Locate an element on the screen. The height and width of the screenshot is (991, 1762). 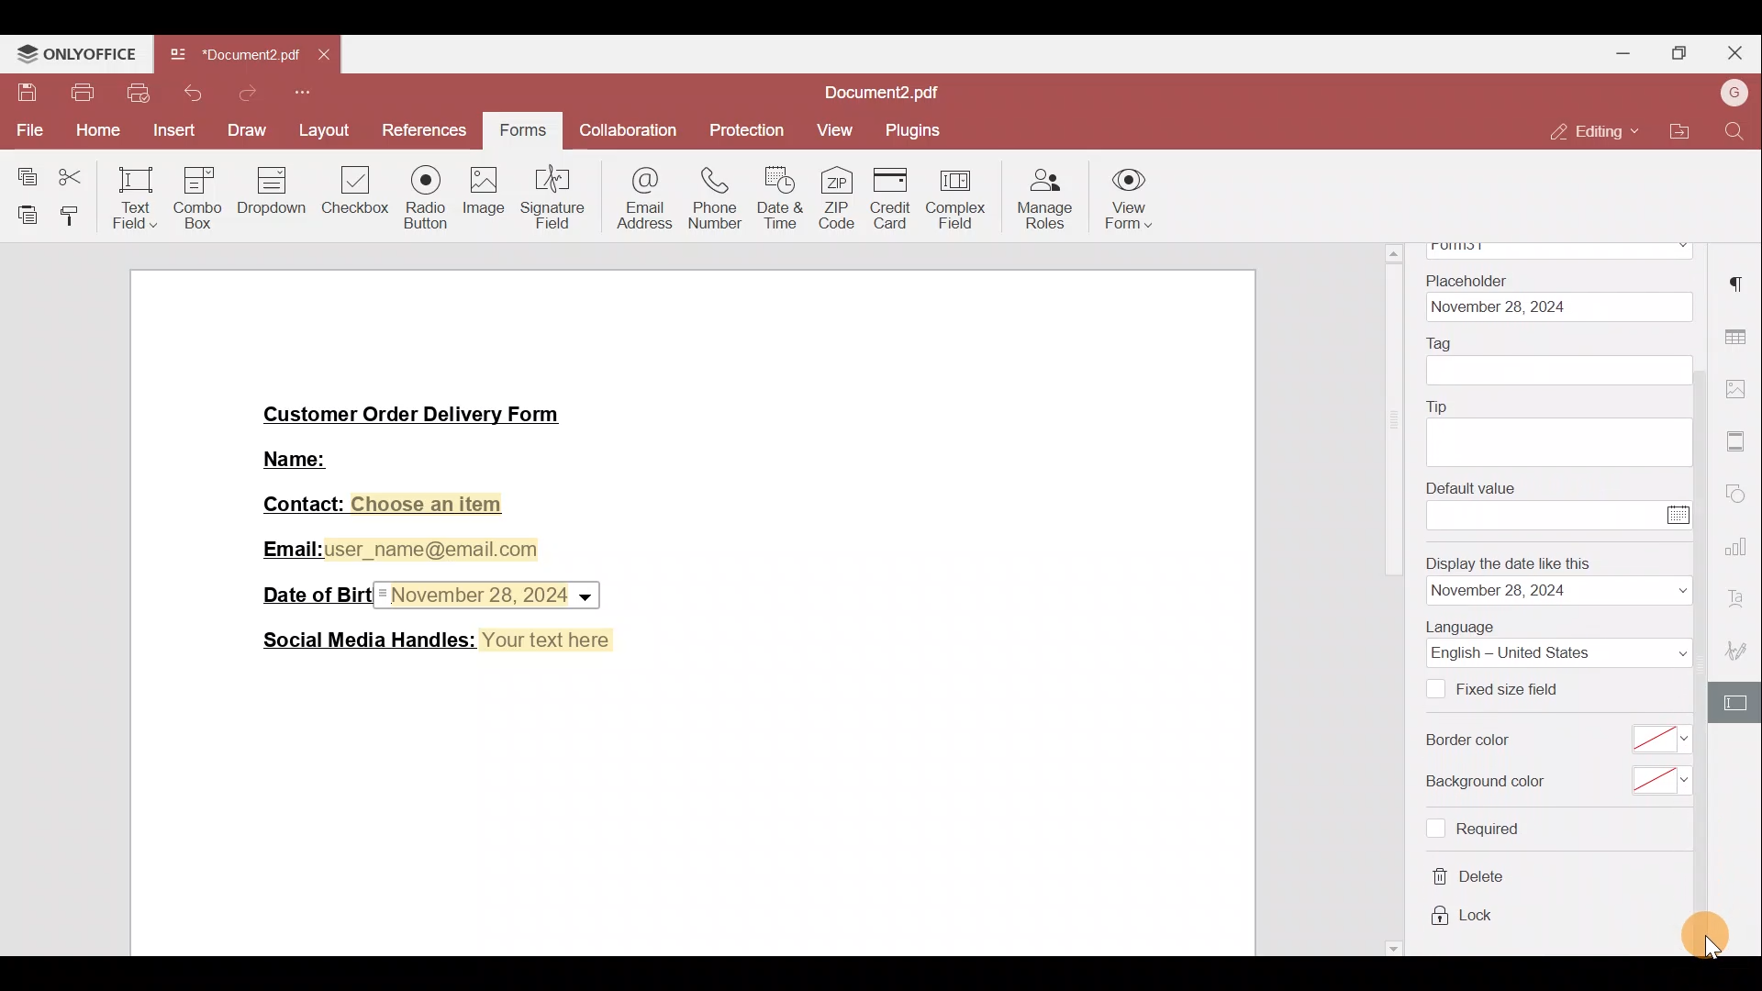
Undo is located at coordinates (190, 93).